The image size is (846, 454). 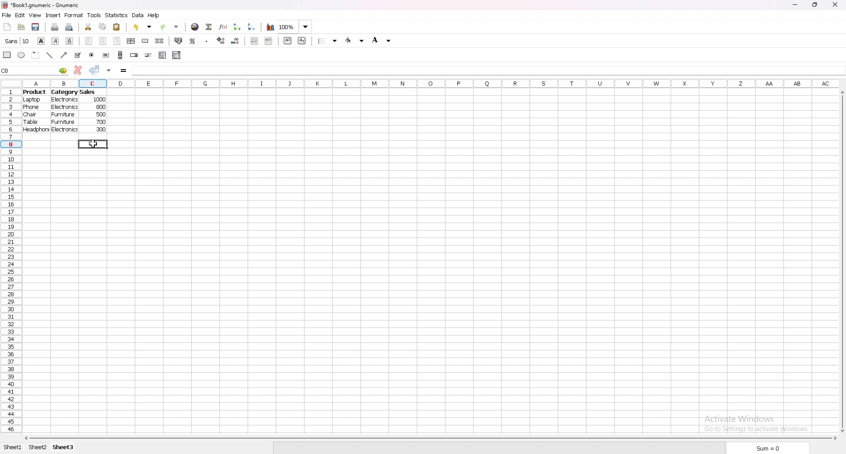 What do you see at coordinates (179, 41) in the screenshot?
I see `accounting` at bounding box center [179, 41].